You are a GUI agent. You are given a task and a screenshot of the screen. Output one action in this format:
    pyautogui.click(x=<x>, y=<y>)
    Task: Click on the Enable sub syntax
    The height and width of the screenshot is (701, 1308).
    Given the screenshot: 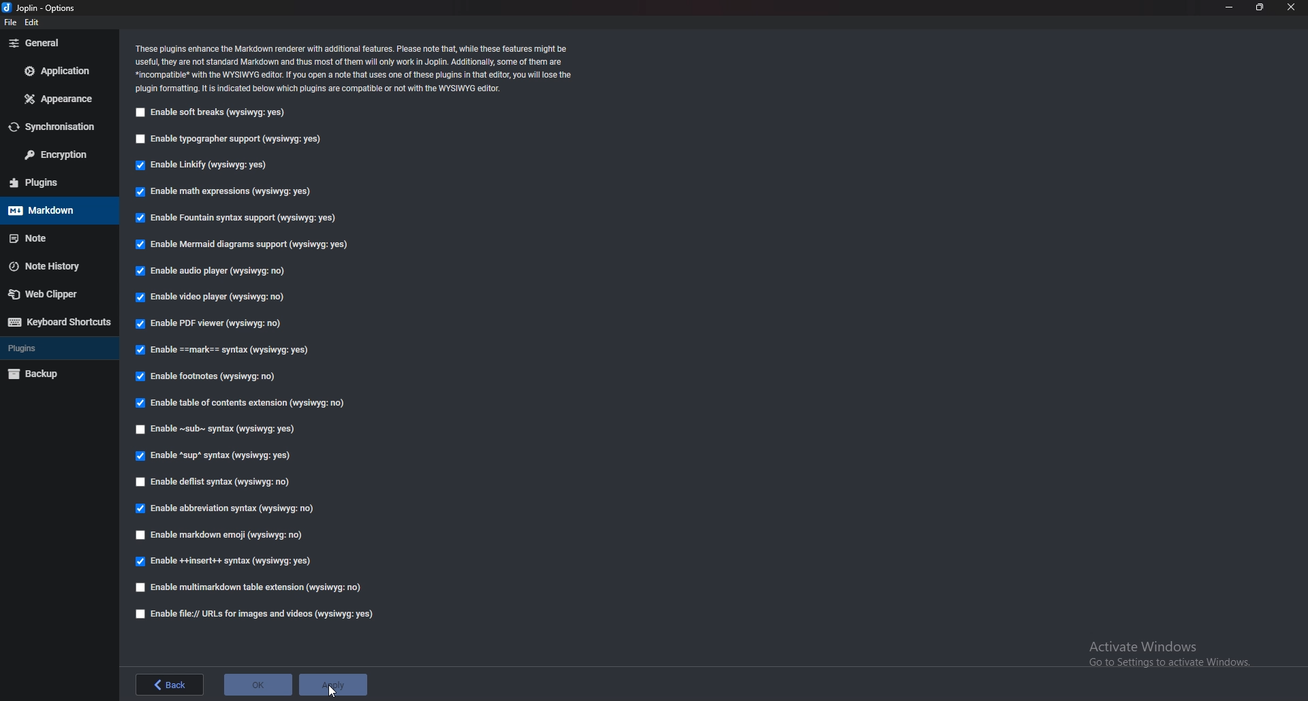 What is the action you would take?
    pyautogui.click(x=218, y=427)
    